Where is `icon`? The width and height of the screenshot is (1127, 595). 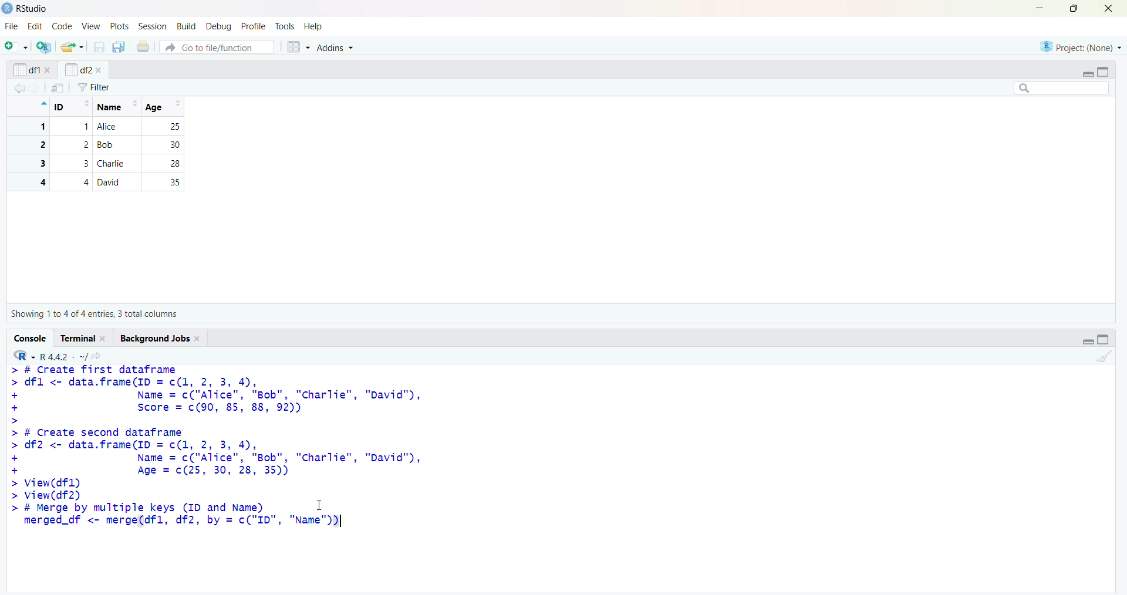
icon is located at coordinates (42, 103).